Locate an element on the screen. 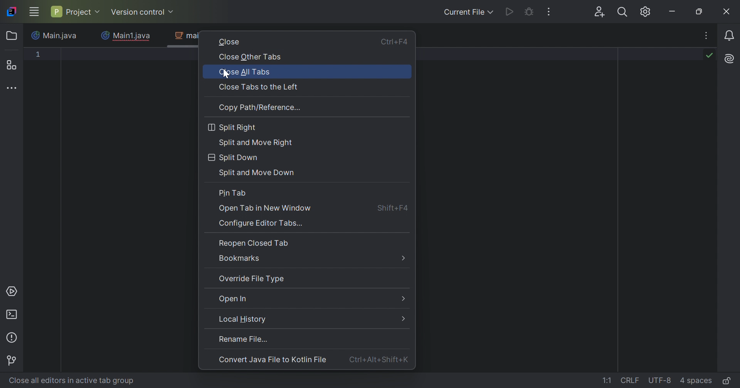  Recent Files Tab Actions, and More is located at coordinates (707, 36).